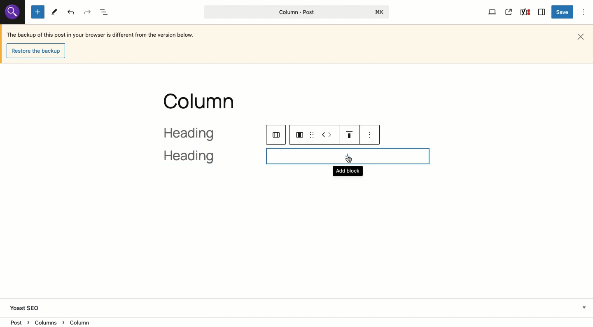 Image resolution: width=593 pixels, height=327 pixels. What do you see at coordinates (72, 12) in the screenshot?
I see `Undo` at bounding box center [72, 12].